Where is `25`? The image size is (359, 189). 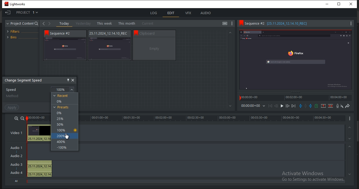 25 is located at coordinates (61, 119).